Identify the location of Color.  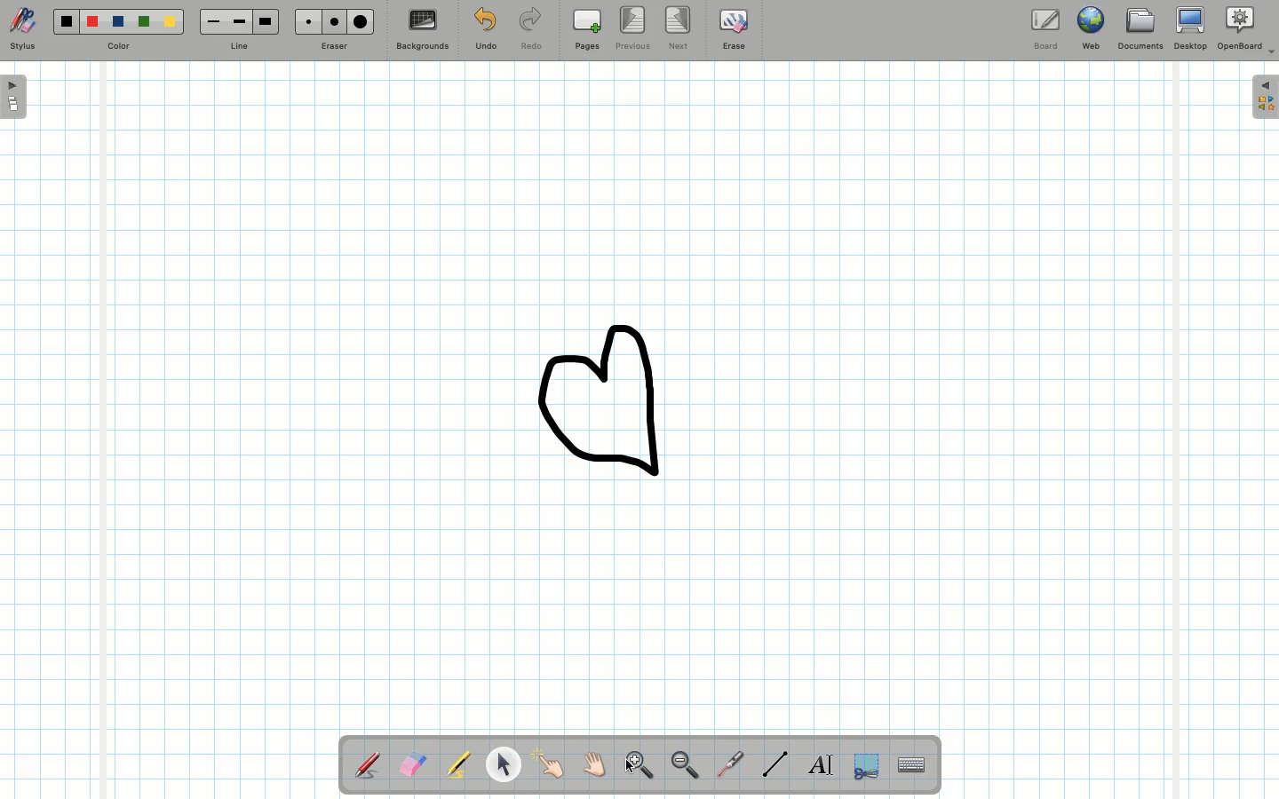
(119, 31).